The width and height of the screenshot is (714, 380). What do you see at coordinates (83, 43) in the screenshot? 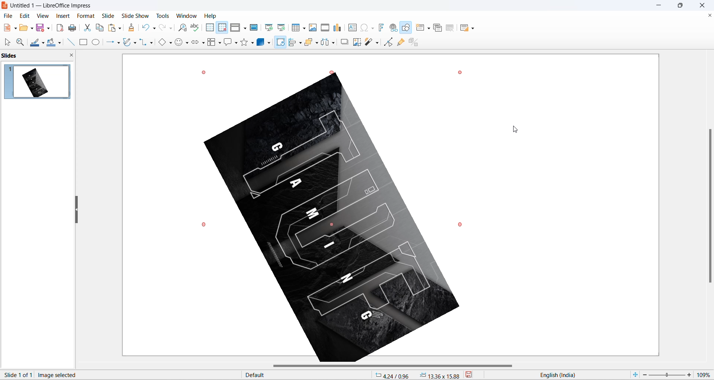
I see `rectangle` at bounding box center [83, 43].